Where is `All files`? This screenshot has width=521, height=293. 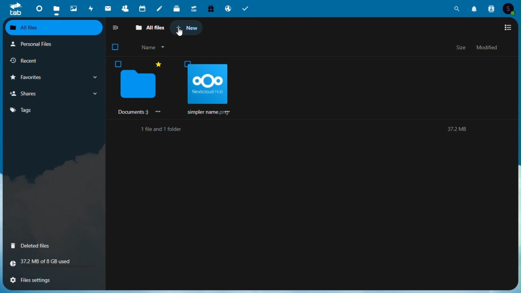 All files is located at coordinates (148, 27).